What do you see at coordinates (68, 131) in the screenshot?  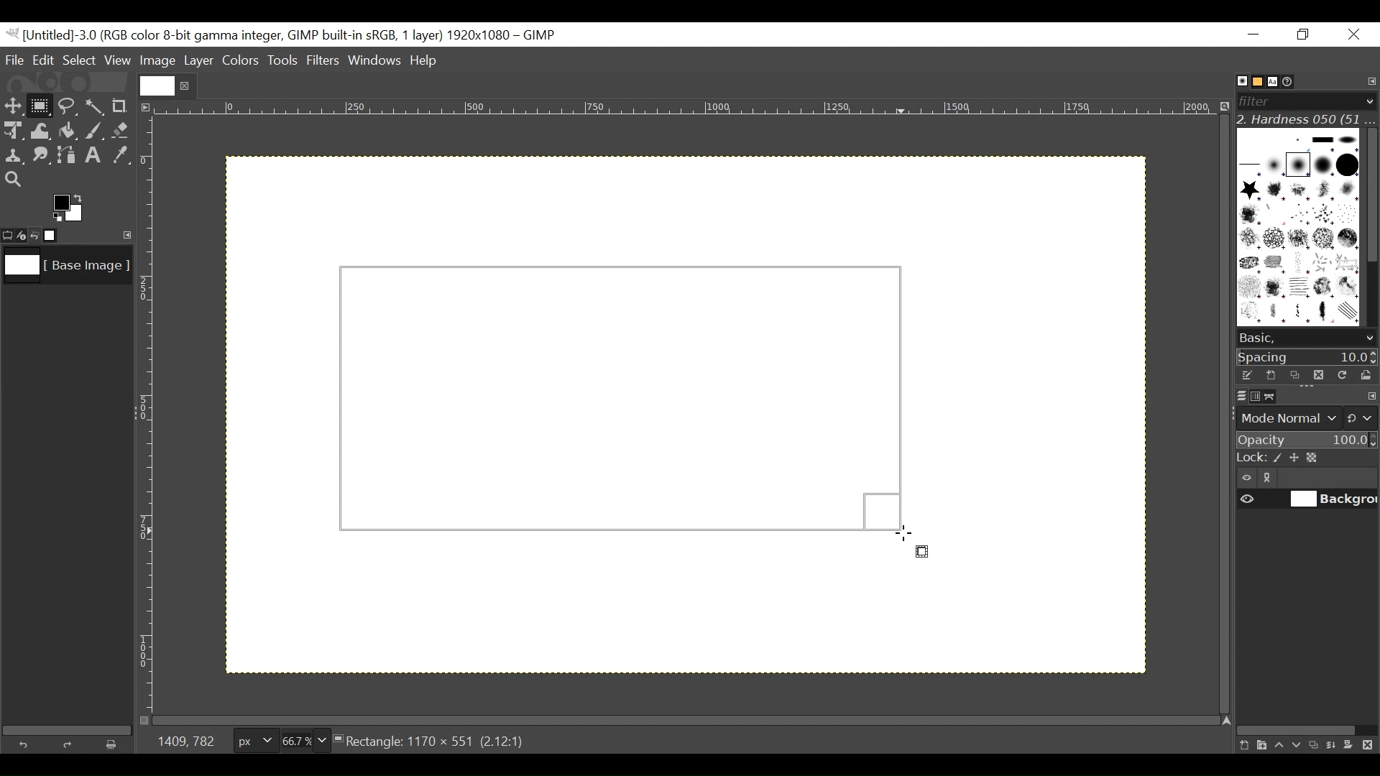 I see `Bucket Fill tool` at bounding box center [68, 131].